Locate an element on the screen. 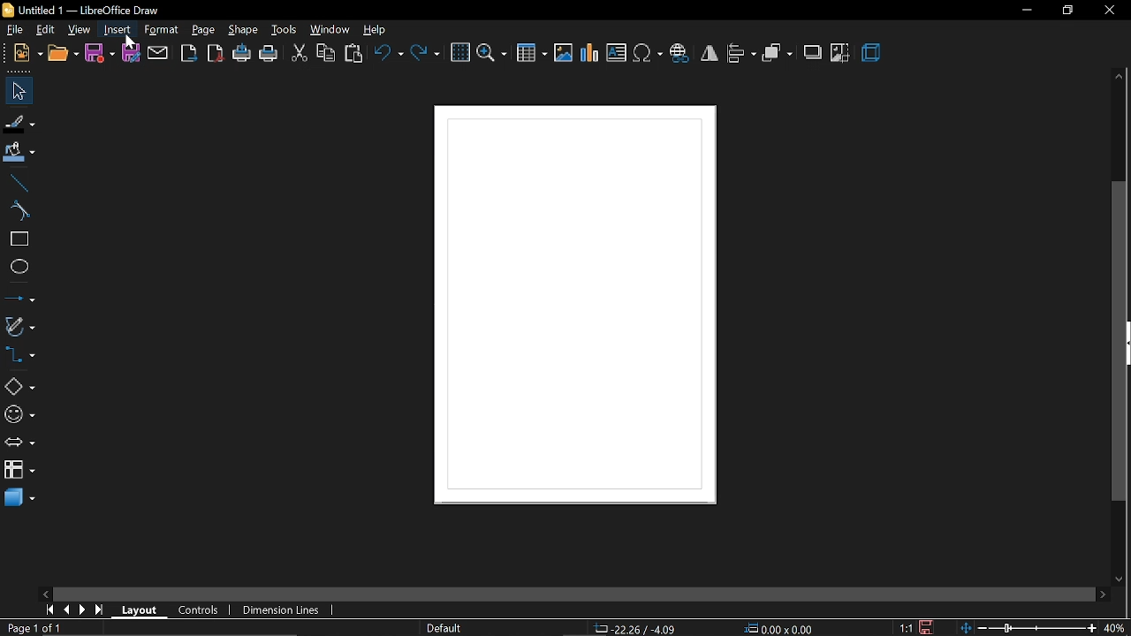 This screenshot has height=636, width=1131. Default is located at coordinates (444, 629).